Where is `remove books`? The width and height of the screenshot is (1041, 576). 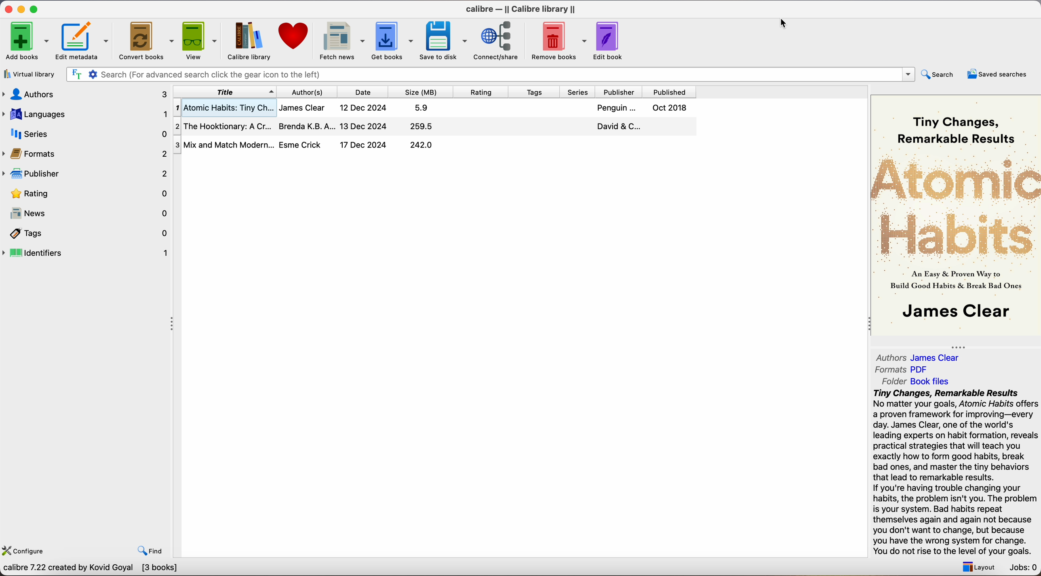 remove books is located at coordinates (559, 42).